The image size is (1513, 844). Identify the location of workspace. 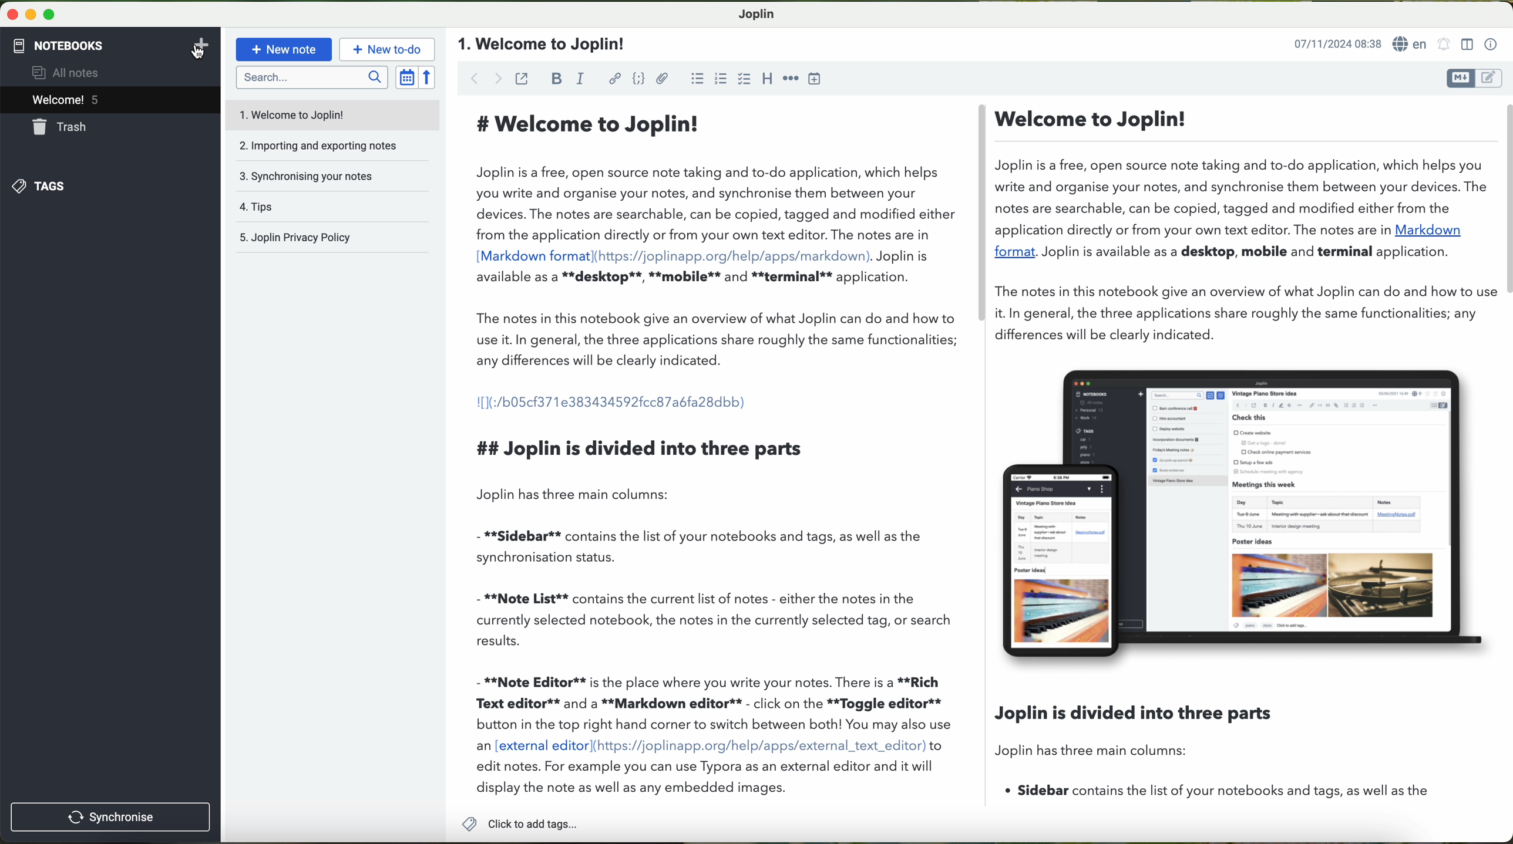
(968, 453).